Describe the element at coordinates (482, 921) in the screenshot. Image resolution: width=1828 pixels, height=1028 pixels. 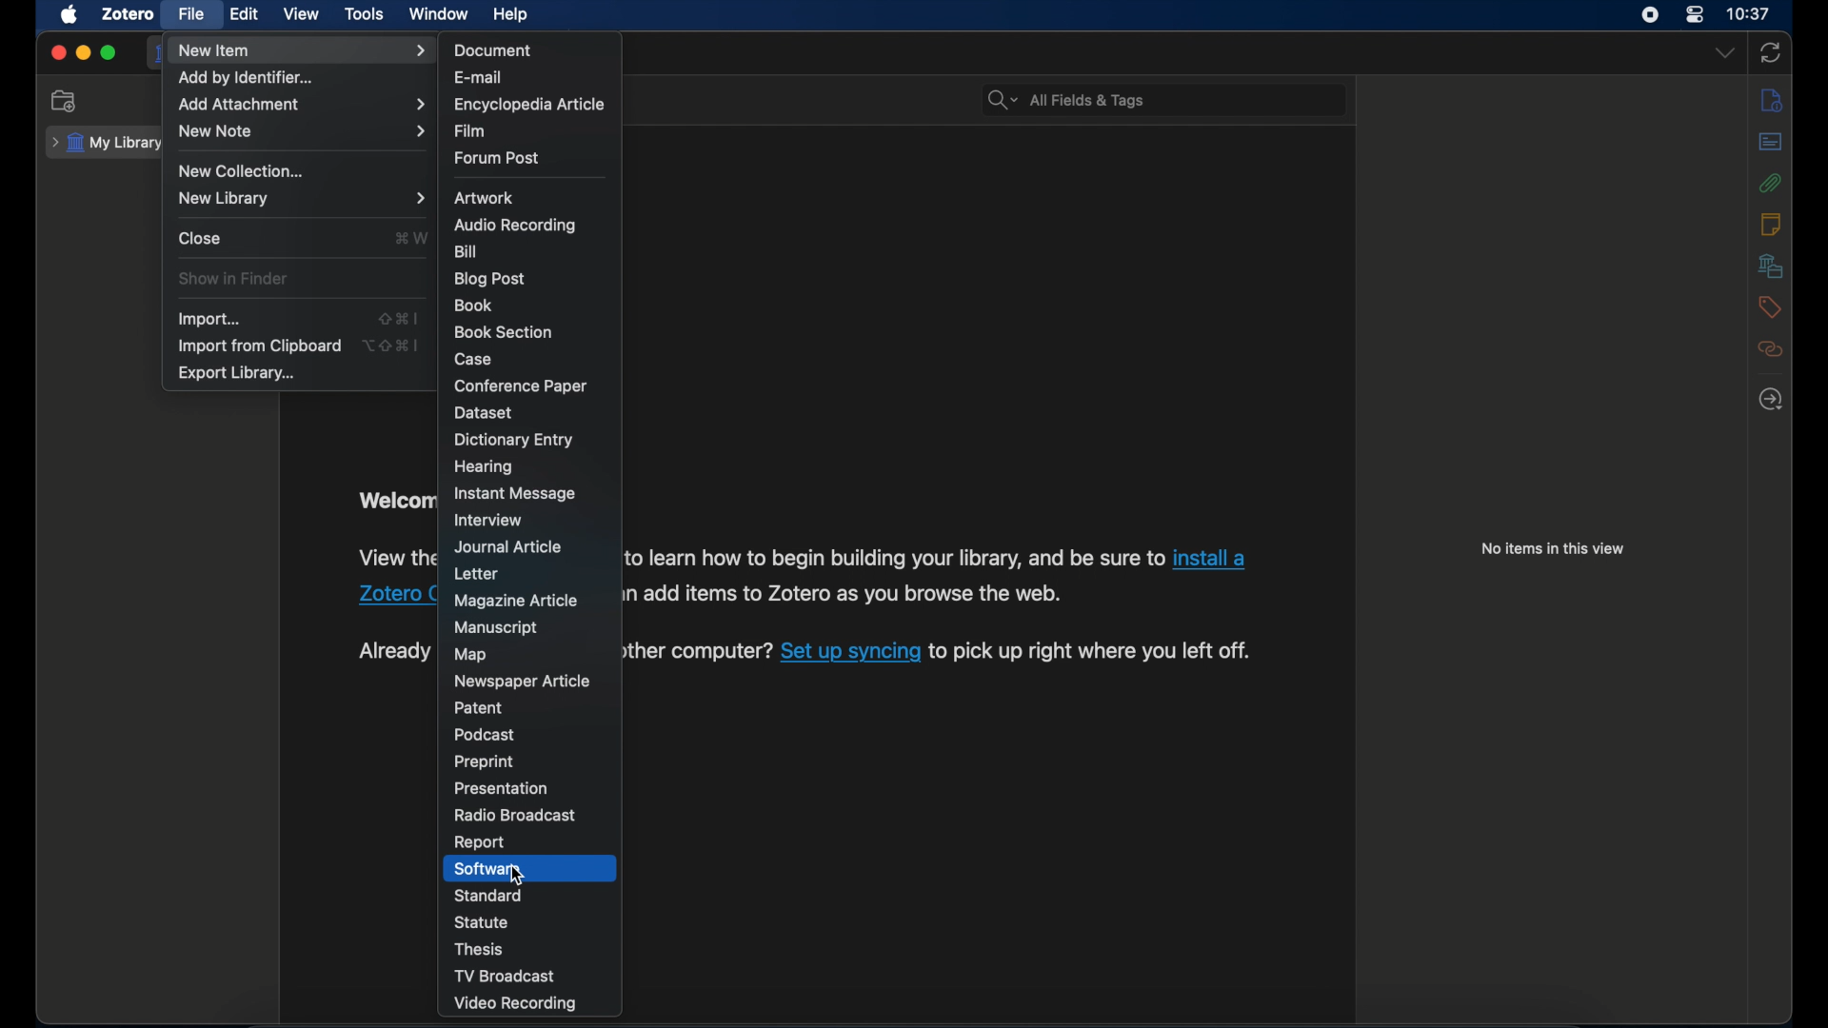
I see `statue` at that location.